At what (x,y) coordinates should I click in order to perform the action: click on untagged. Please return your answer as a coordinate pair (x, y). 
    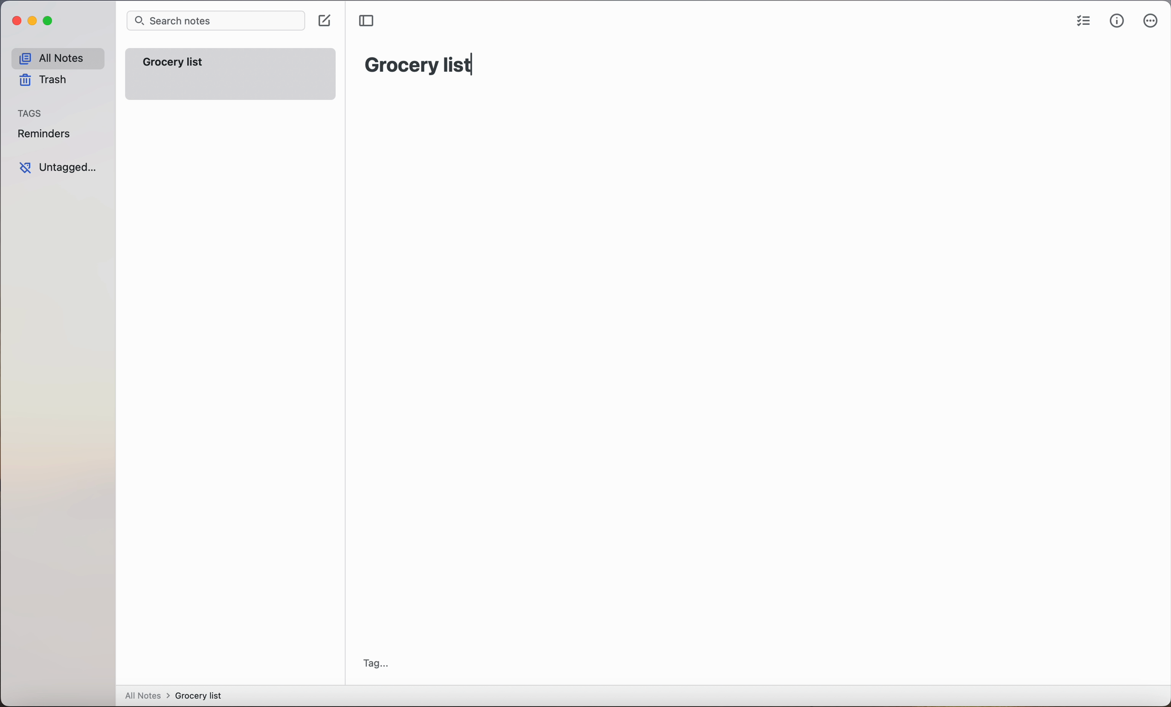
    Looking at the image, I should click on (58, 168).